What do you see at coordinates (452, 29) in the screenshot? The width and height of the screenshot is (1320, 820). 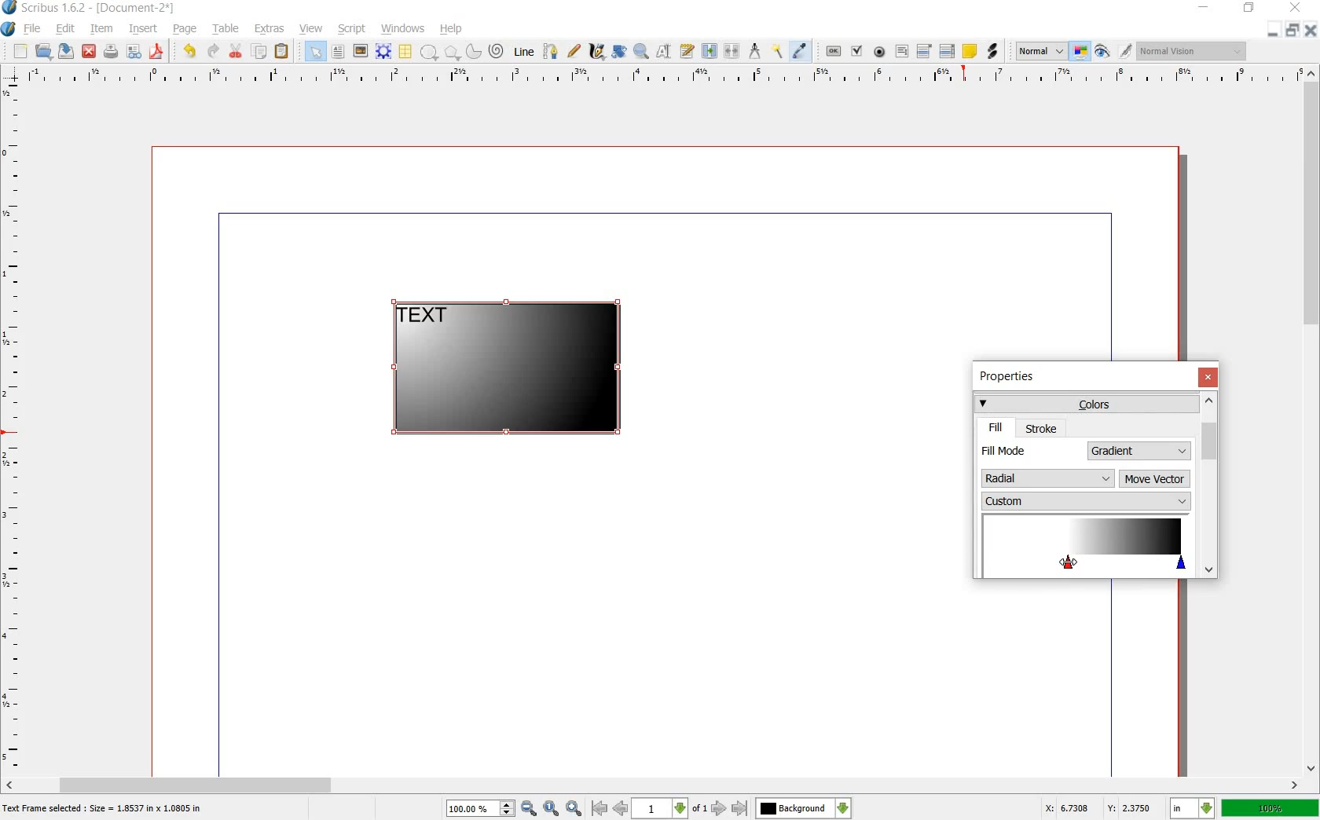 I see `help` at bounding box center [452, 29].